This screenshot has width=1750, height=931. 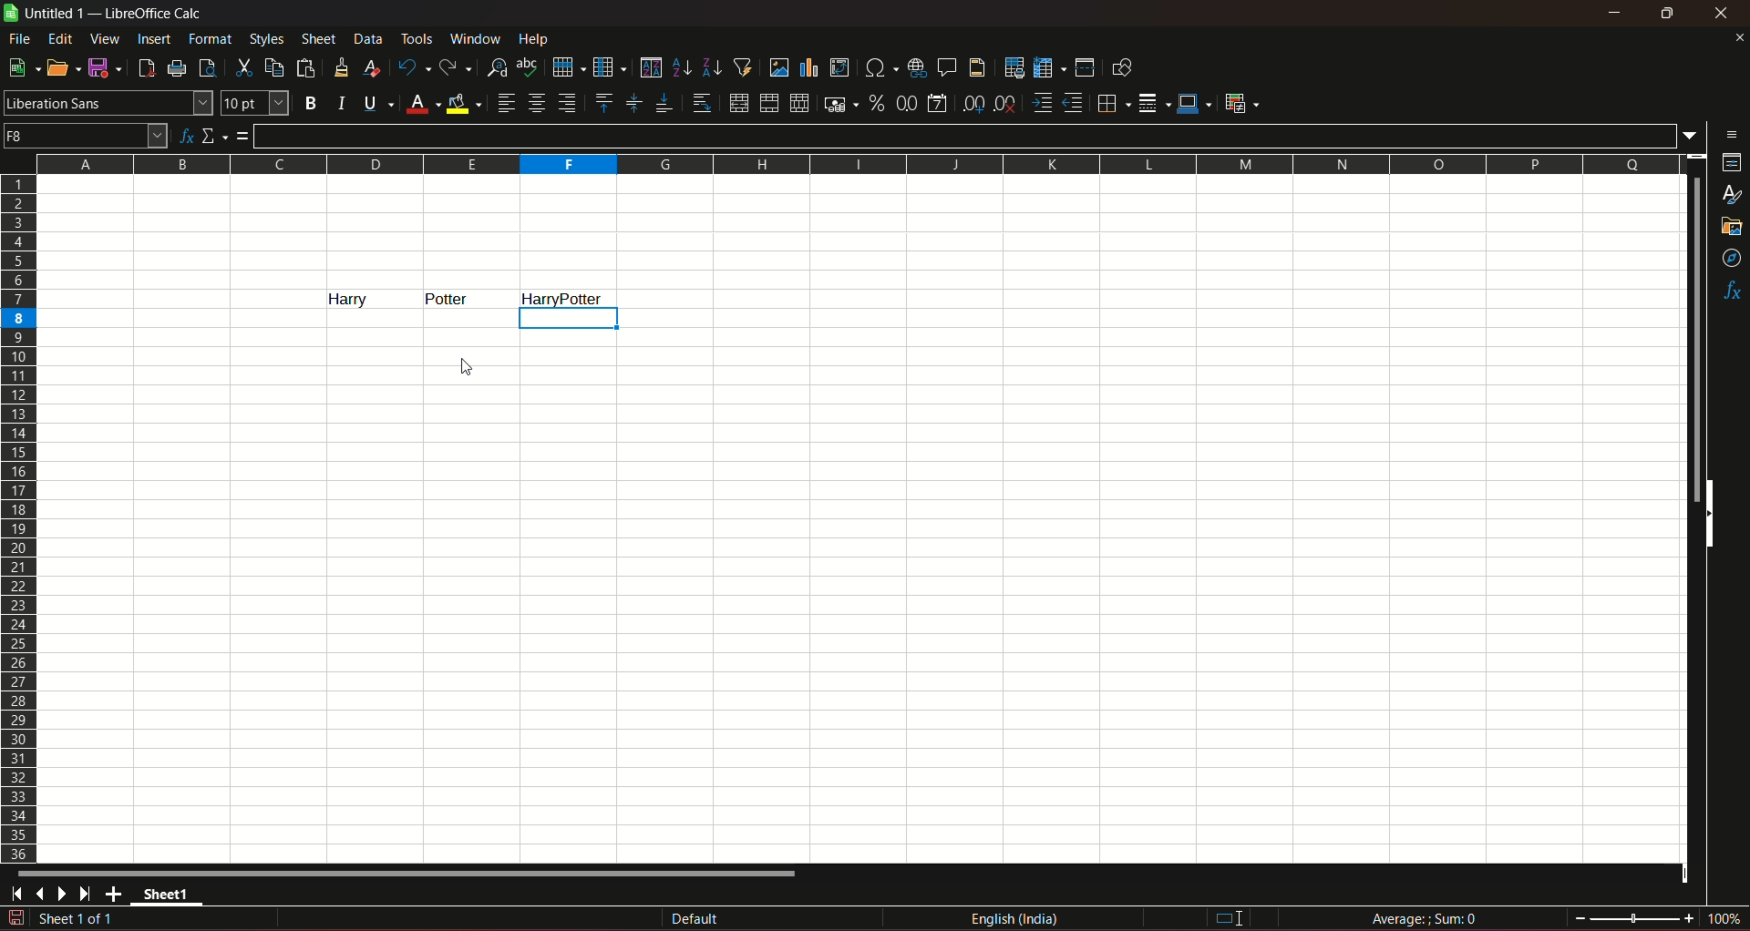 I want to click on name box, so click(x=86, y=134).